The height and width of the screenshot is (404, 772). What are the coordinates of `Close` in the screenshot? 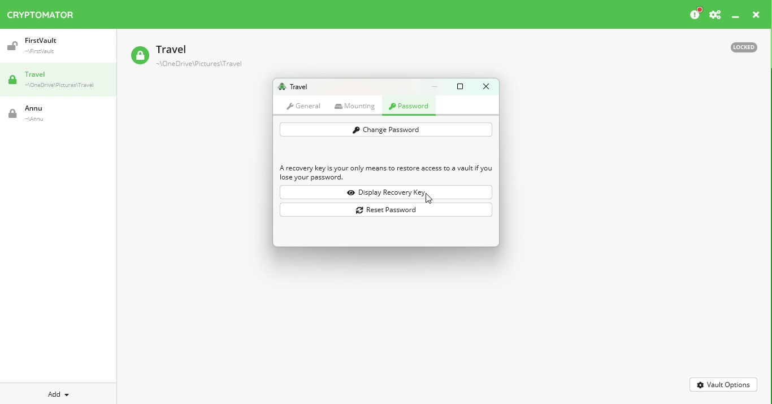 It's located at (756, 16).